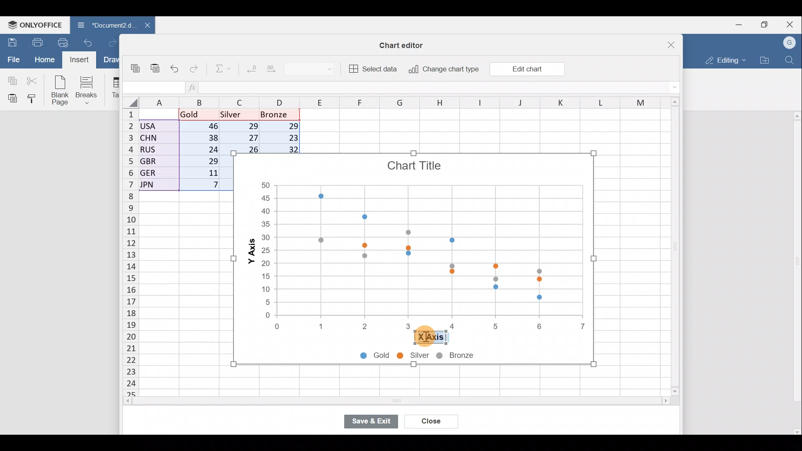 This screenshot has height=451, width=802. I want to click on Formula bar, so click(436, 88).